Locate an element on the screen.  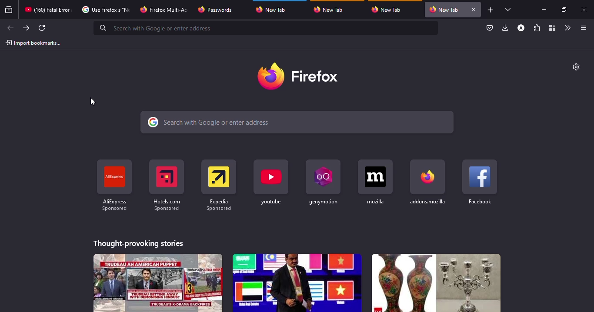
stories is located at coordinates (437, 283).